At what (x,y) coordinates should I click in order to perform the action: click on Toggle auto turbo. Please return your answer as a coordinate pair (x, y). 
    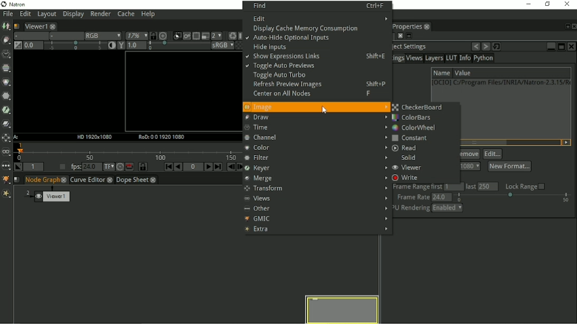
    Looking at the image, I should click on (278, 75).